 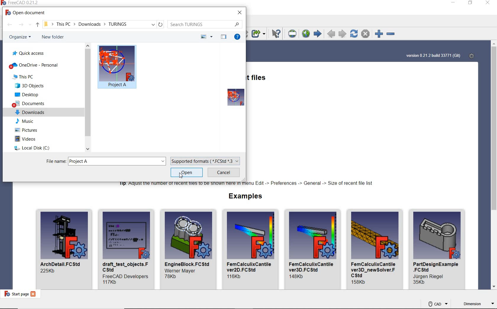 What do you see at coordinates (375, 235) in the screenshot?
I see `image` at bounding box center [375, 235].